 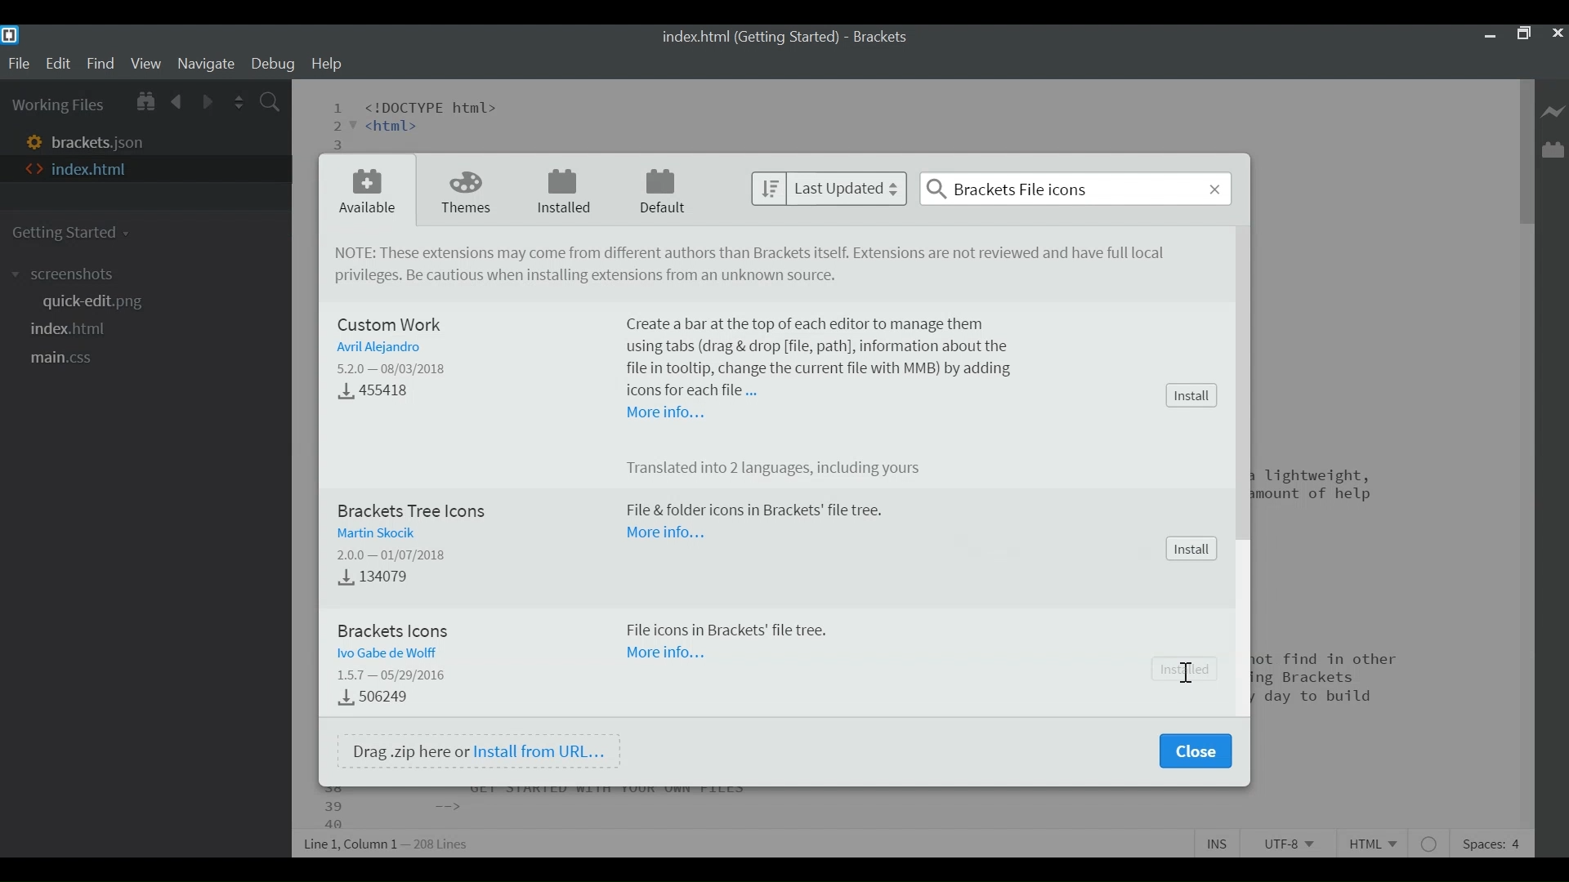 What do you see at coordinates (208, 65) in the screenshot?
I see `Navigate` at bounding box center [208, 65].